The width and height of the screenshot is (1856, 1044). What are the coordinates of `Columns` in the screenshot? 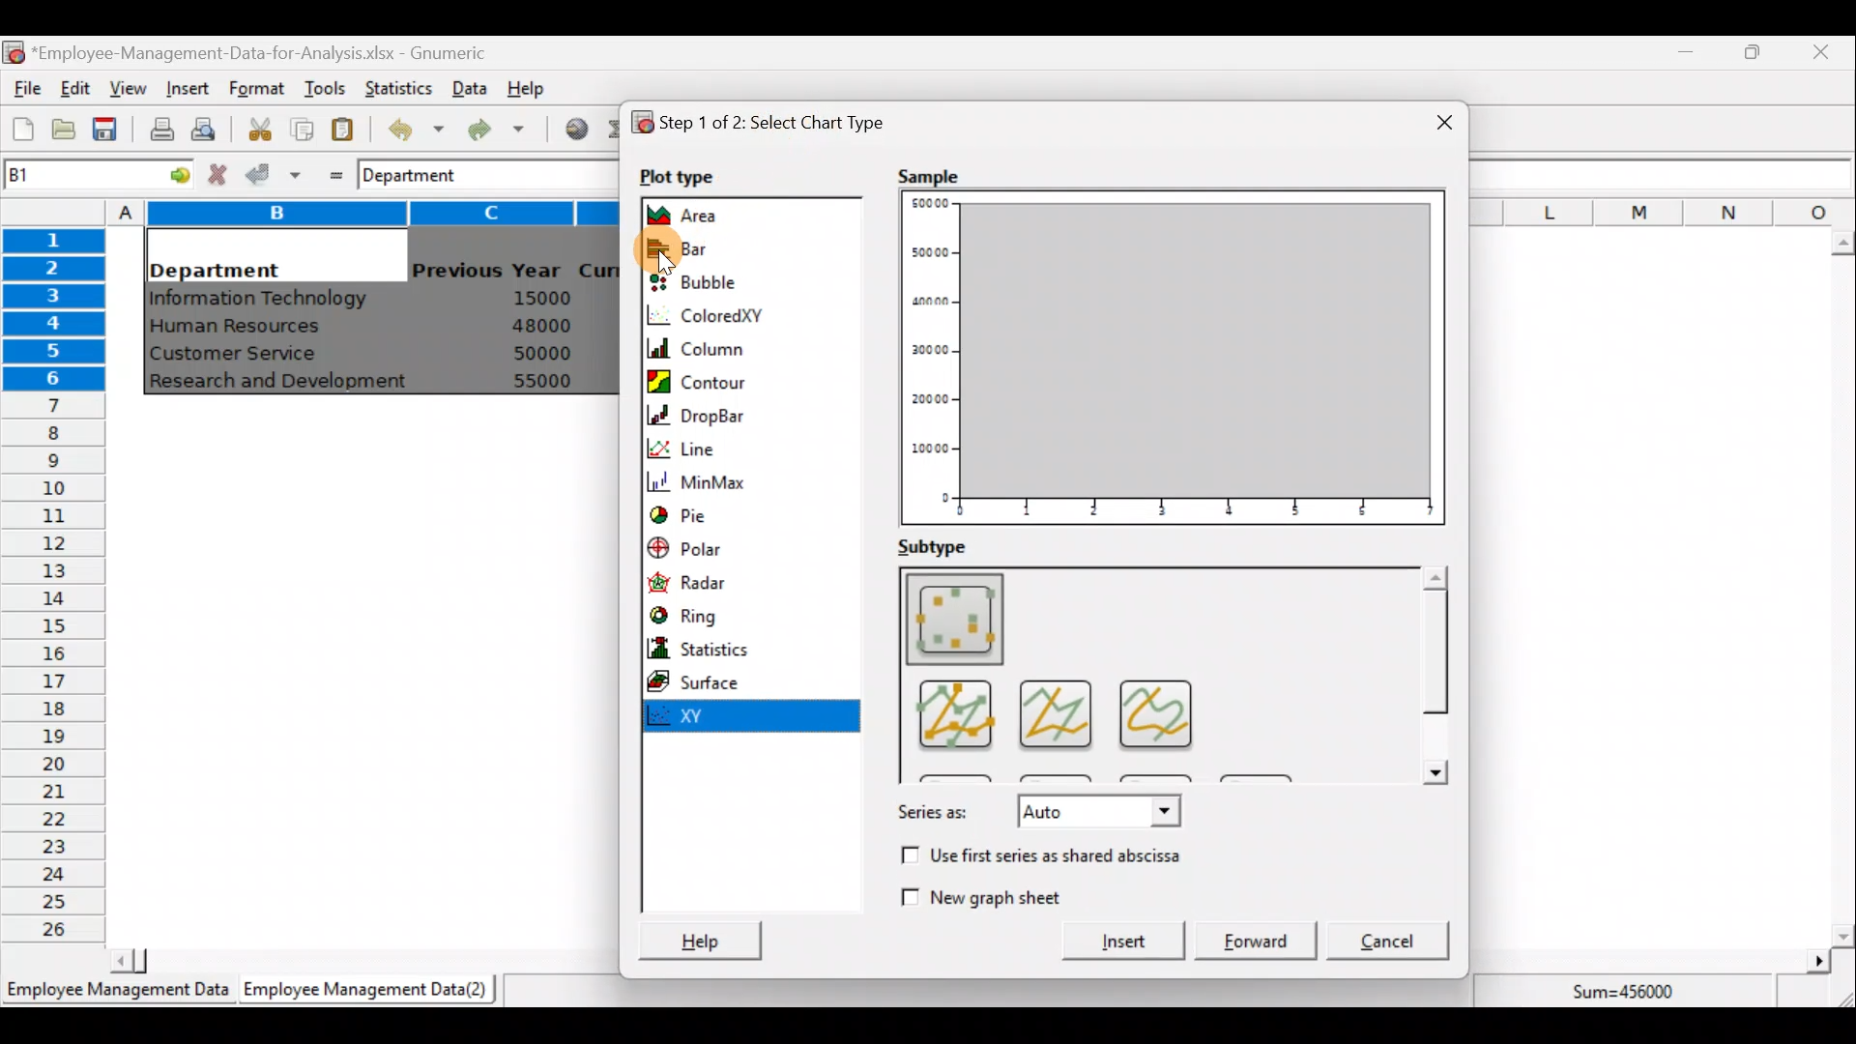 It's located at (1664, 209).